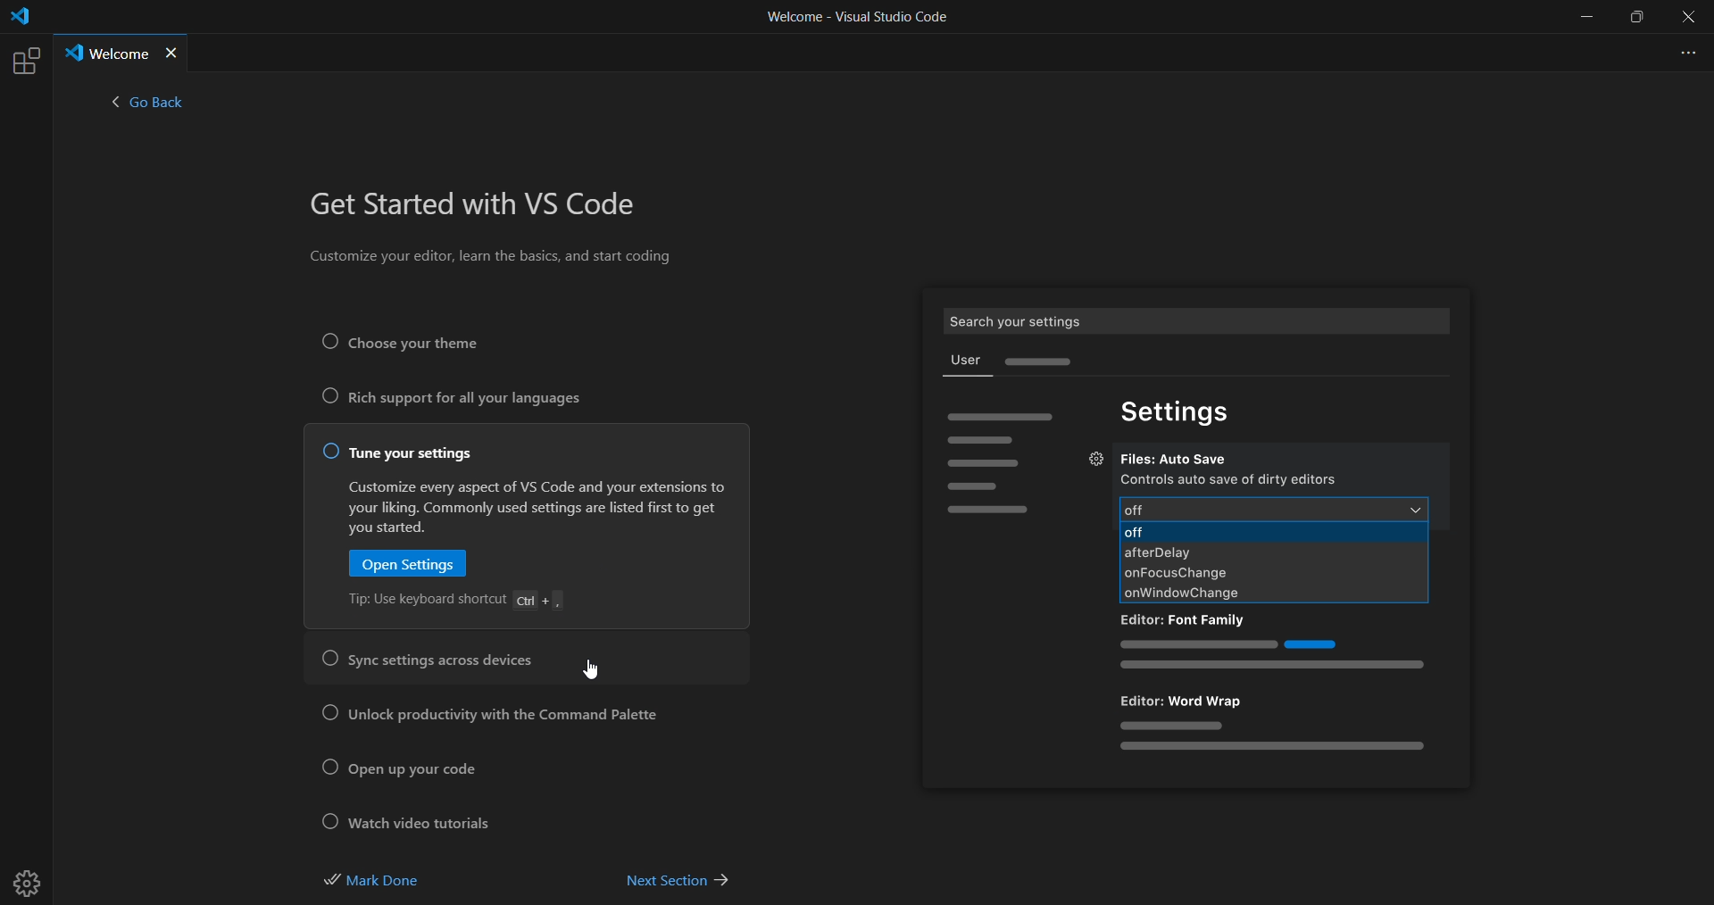  I want to click on get started with VS Code, so click(481, 206).